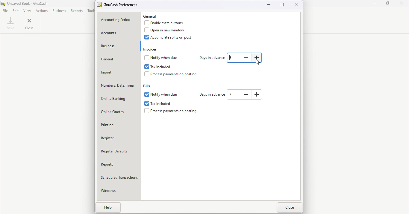 This screenshot has width=409, height=214. I want to click on Bills, so click(149, 85).